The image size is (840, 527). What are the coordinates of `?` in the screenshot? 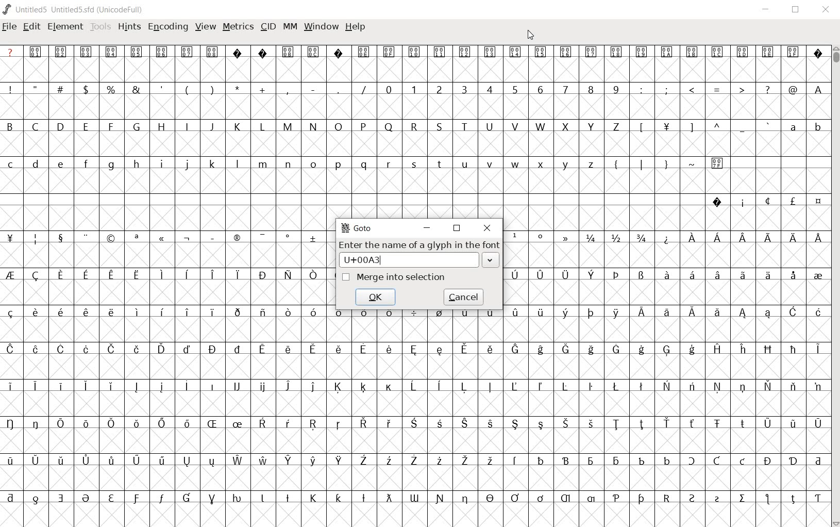 It's located at (767, 90).